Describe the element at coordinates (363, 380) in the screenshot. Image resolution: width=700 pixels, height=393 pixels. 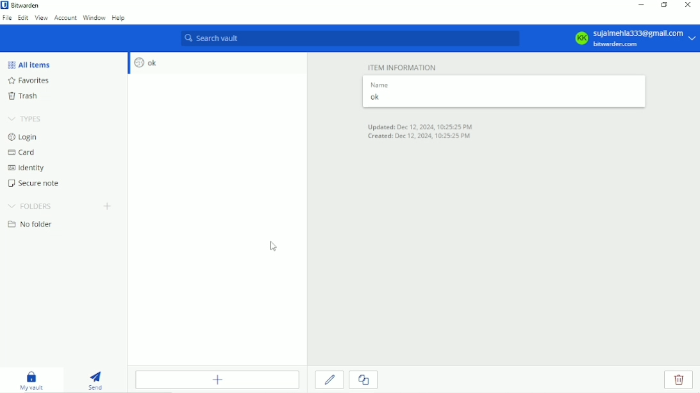
I see `Clone` at that location.